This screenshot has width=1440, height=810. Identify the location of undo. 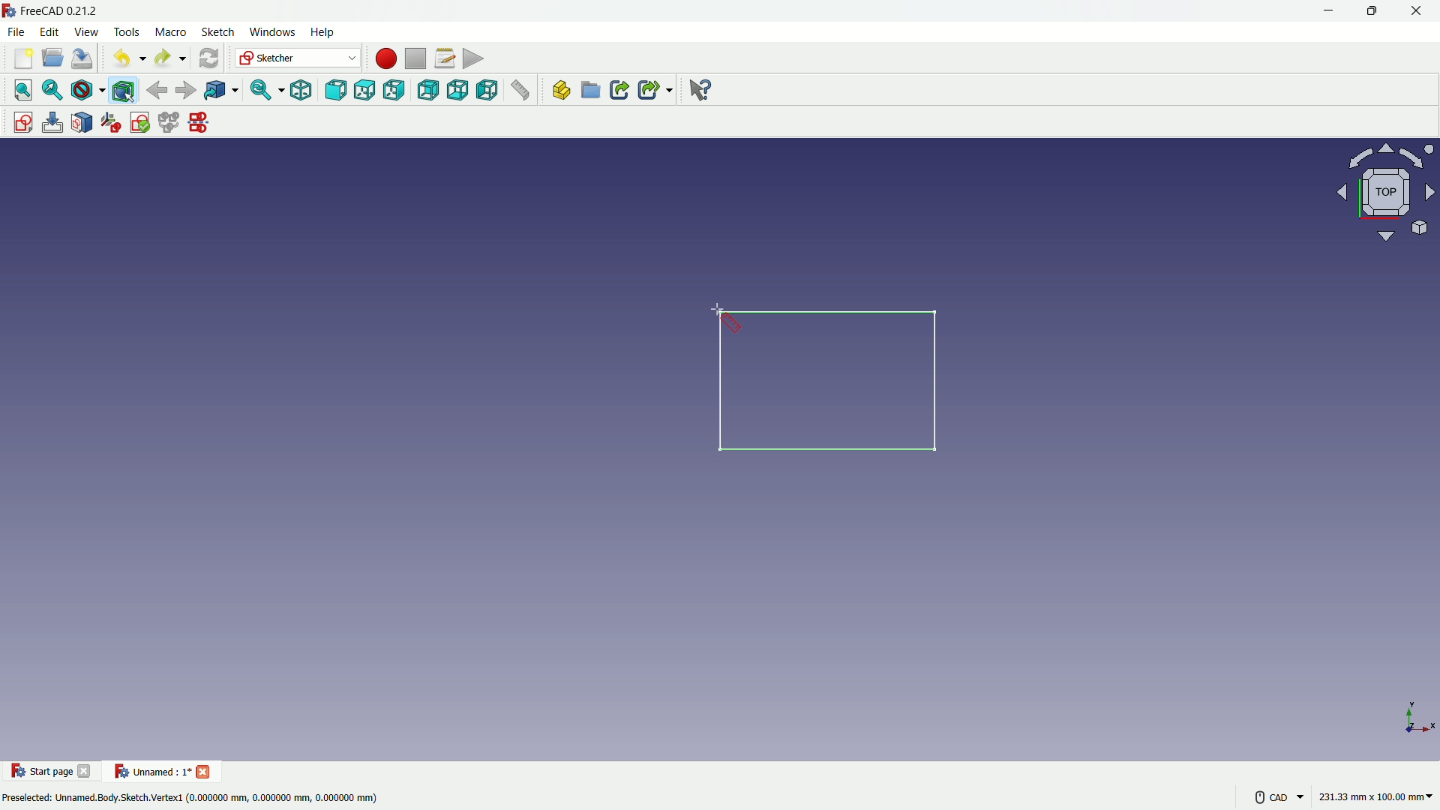
(124, 59).